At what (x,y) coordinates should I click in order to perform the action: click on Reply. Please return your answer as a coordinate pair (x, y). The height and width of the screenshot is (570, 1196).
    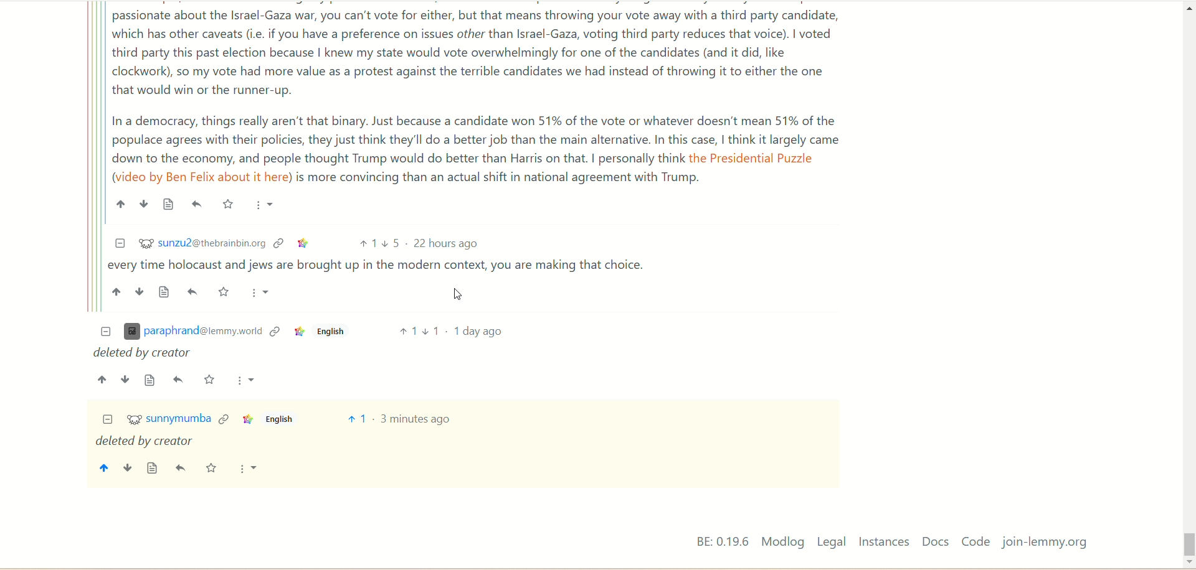
    Looking at the image, I should click on (197, 204).